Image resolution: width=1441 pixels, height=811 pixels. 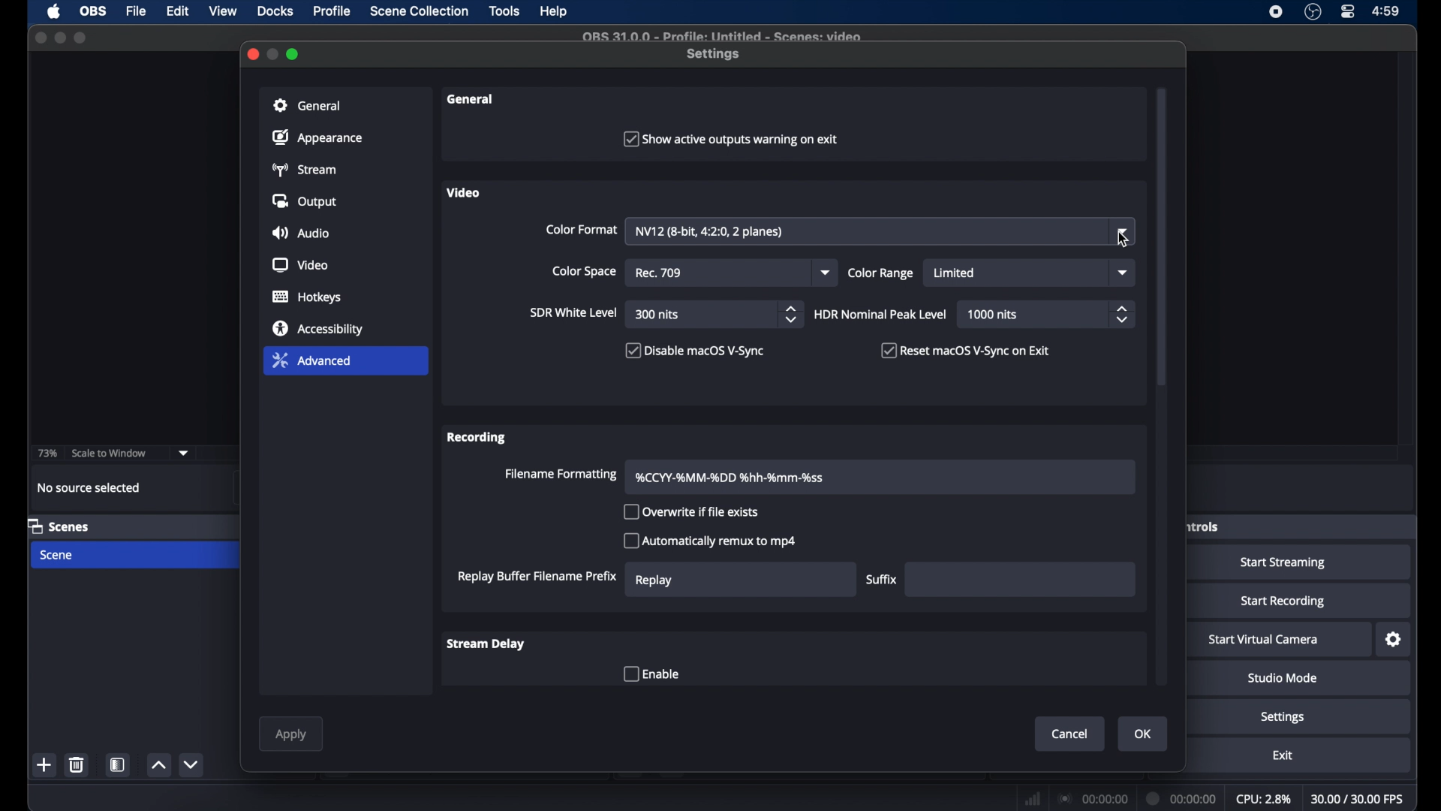 I want to click on network, so click(x=1031, y=797).